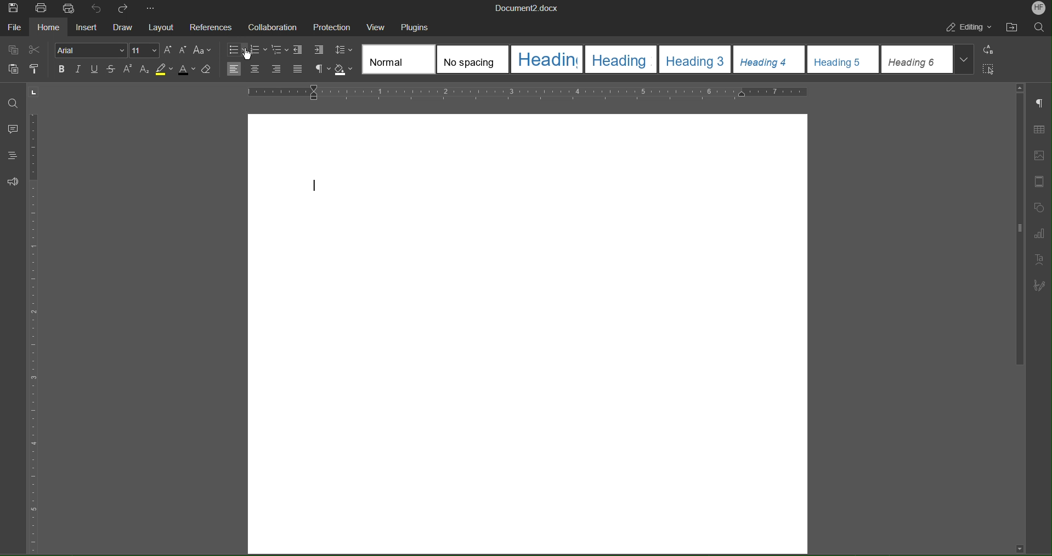  Describe the element at coordinates (1038, 155) in the screenshot. I see `Image Settings` at that location.